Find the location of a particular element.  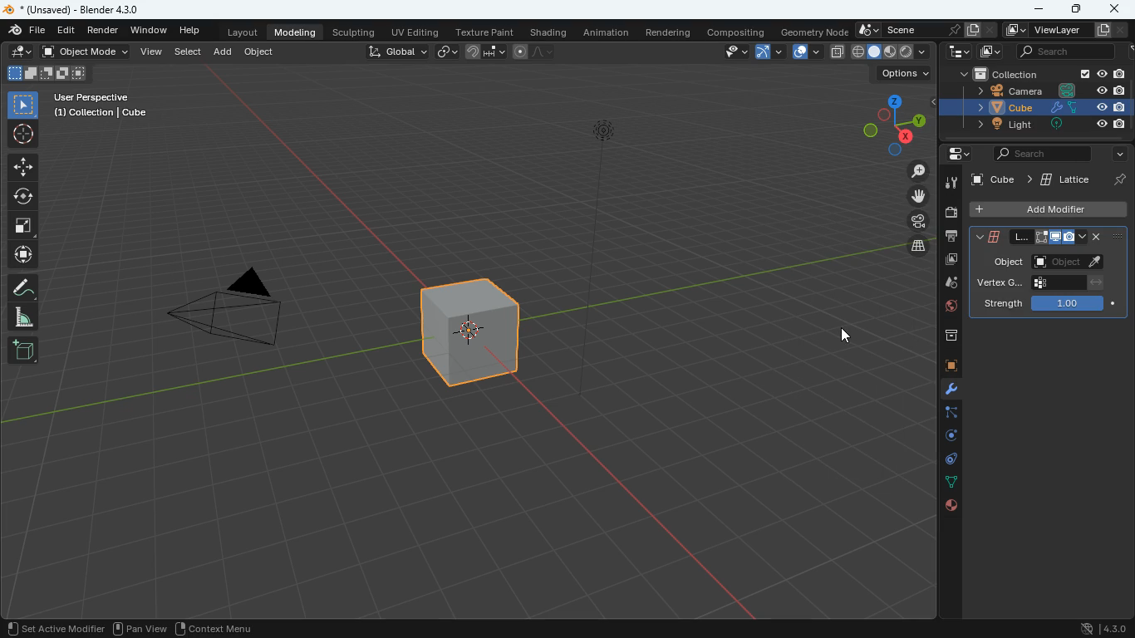

light is located at coordinates (604, 180).